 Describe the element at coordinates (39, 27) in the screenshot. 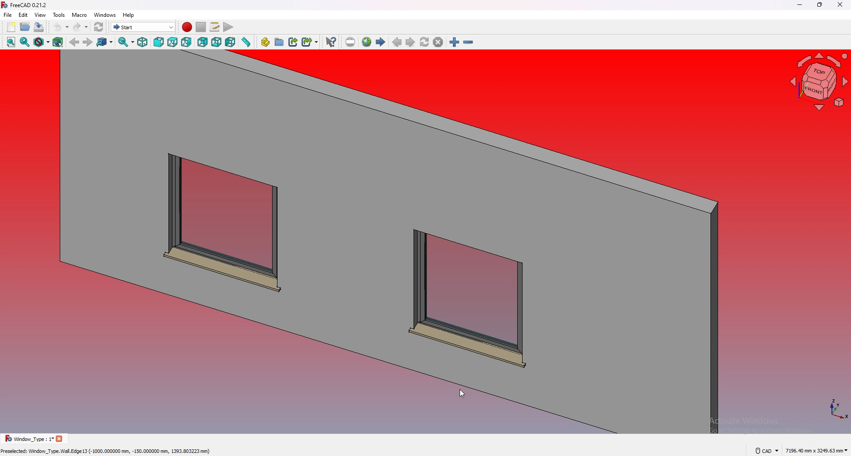

I see `save` at that location.